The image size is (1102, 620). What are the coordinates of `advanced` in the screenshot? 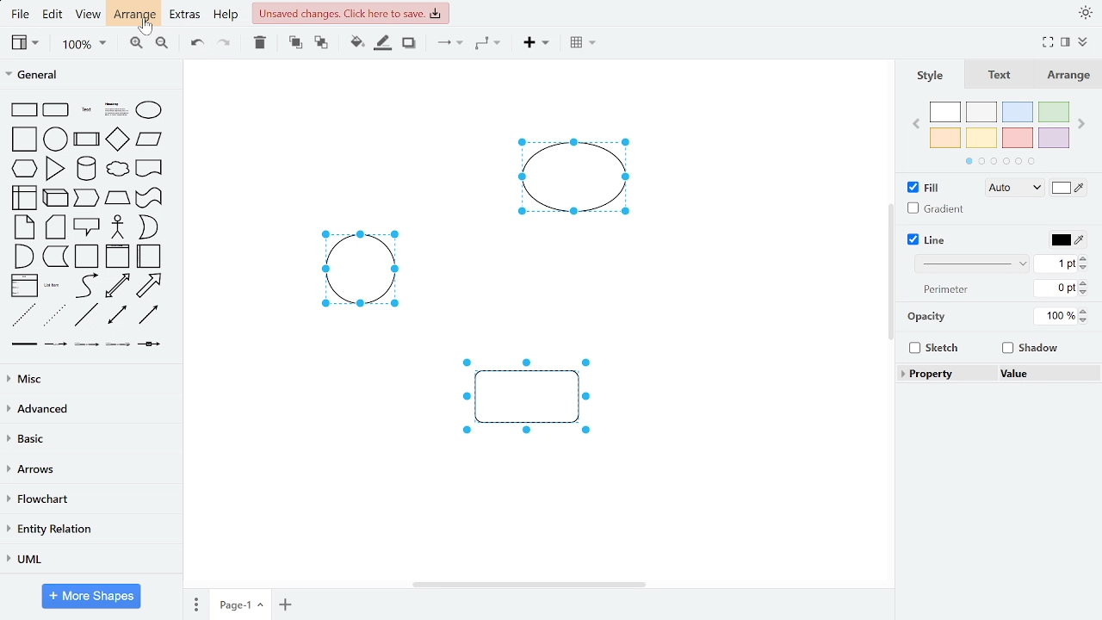 It's located at (88, 409).